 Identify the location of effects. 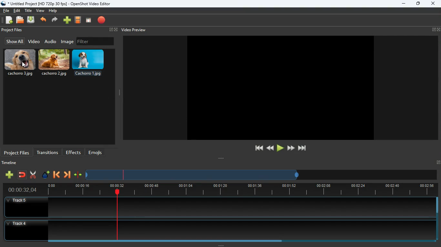
(74, 152).